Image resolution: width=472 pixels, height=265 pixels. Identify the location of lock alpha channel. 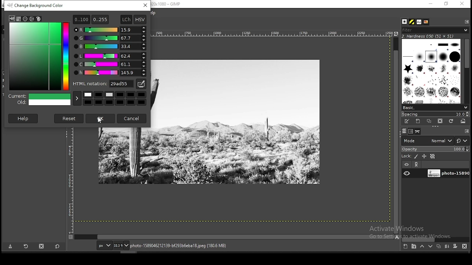
(433, 156).